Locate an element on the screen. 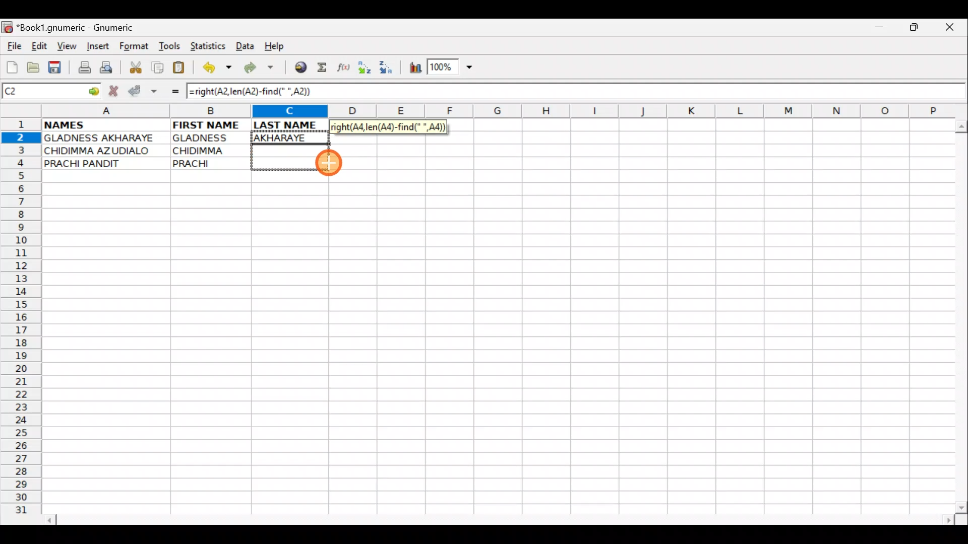 The image size is (968, 544). CHIDIMMA is located at coordinates (211, 150).